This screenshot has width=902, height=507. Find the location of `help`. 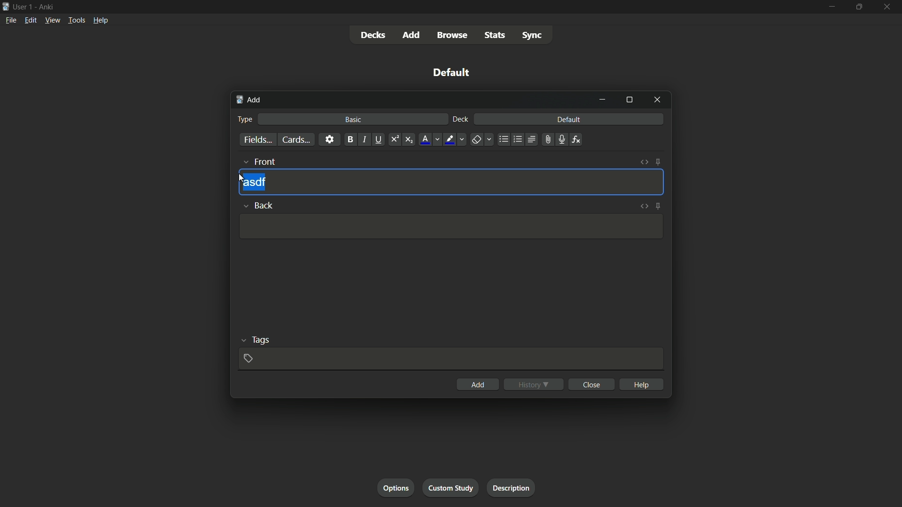

help is located at coordinates (101, 22).